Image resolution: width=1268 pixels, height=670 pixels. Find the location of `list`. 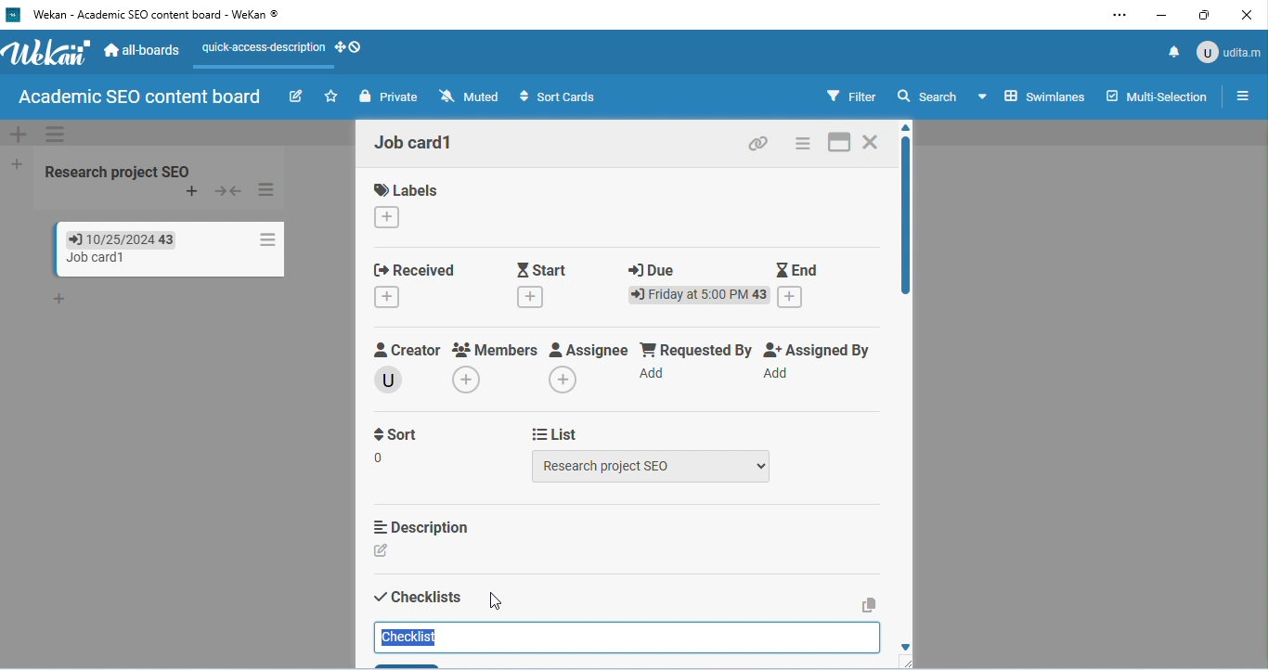

list is located at coordinates (557, 432).